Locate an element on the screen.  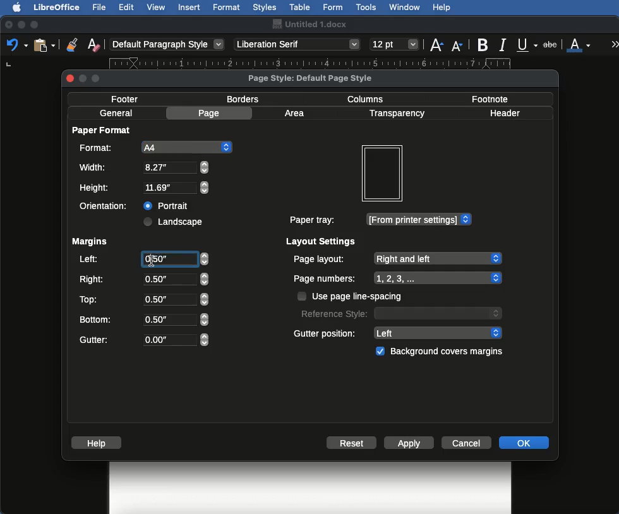
Portrait is located at coordinates (167, 204).